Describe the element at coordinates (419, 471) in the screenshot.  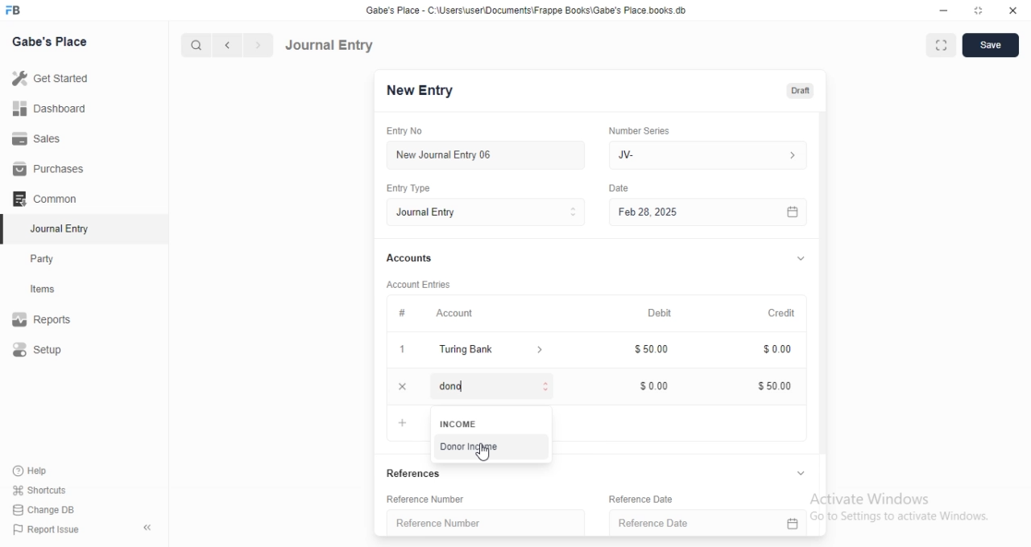
I see `References` at that location.